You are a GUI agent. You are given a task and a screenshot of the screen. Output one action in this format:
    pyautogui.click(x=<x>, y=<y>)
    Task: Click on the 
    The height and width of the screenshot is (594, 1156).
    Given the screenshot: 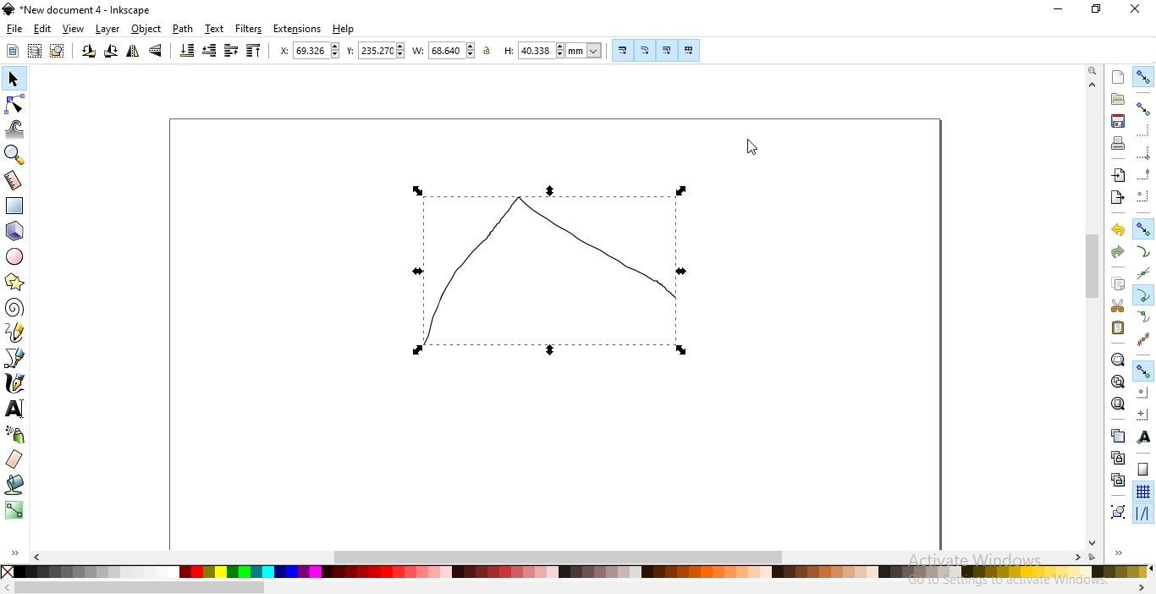 What is the action you would take?
    pyautogui.click(x=646, y=50)
    